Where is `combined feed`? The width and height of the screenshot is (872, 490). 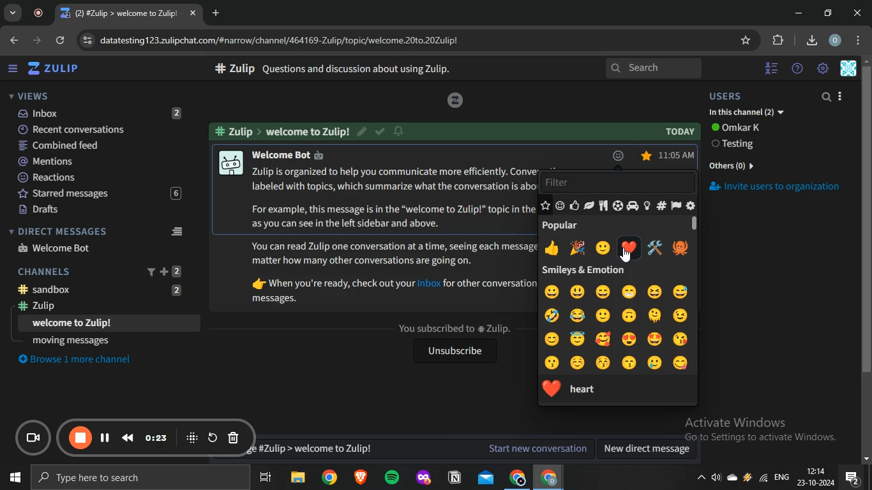
combined feed is located at coordinates (99, 146).